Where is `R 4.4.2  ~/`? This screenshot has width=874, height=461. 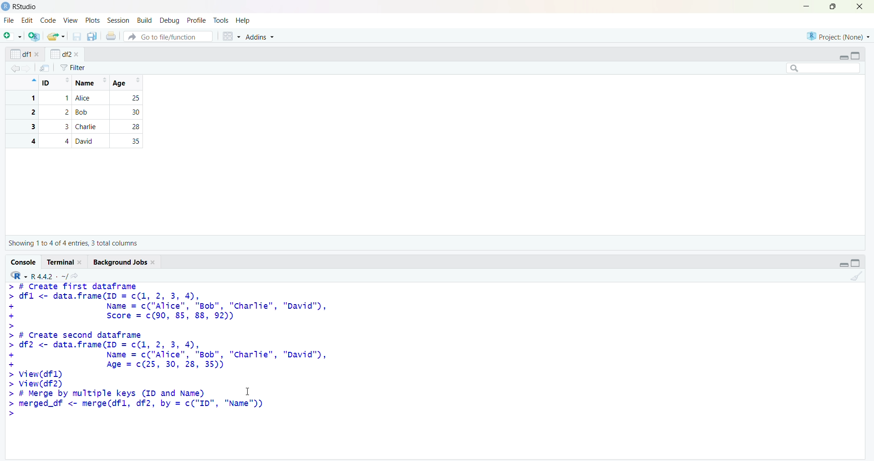
R 4.4.2  ~/ is located at coordinates (49, 276).